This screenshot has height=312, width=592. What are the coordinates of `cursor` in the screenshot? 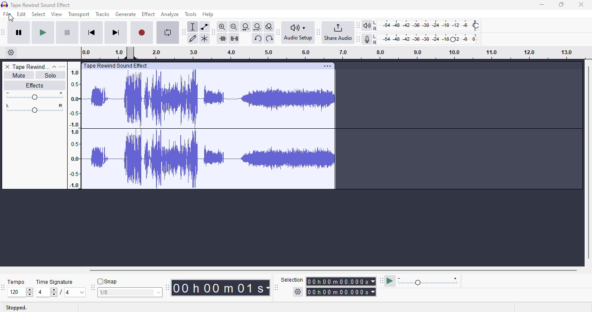 It's located at (11, 19).